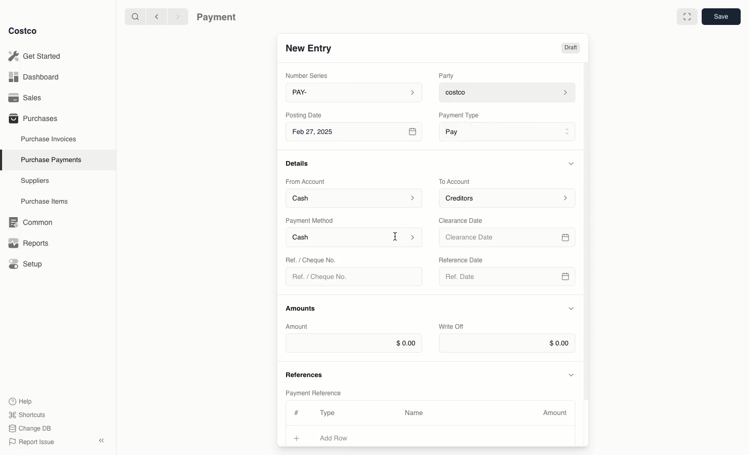  I want to click on $0.00, so click(354, 343).